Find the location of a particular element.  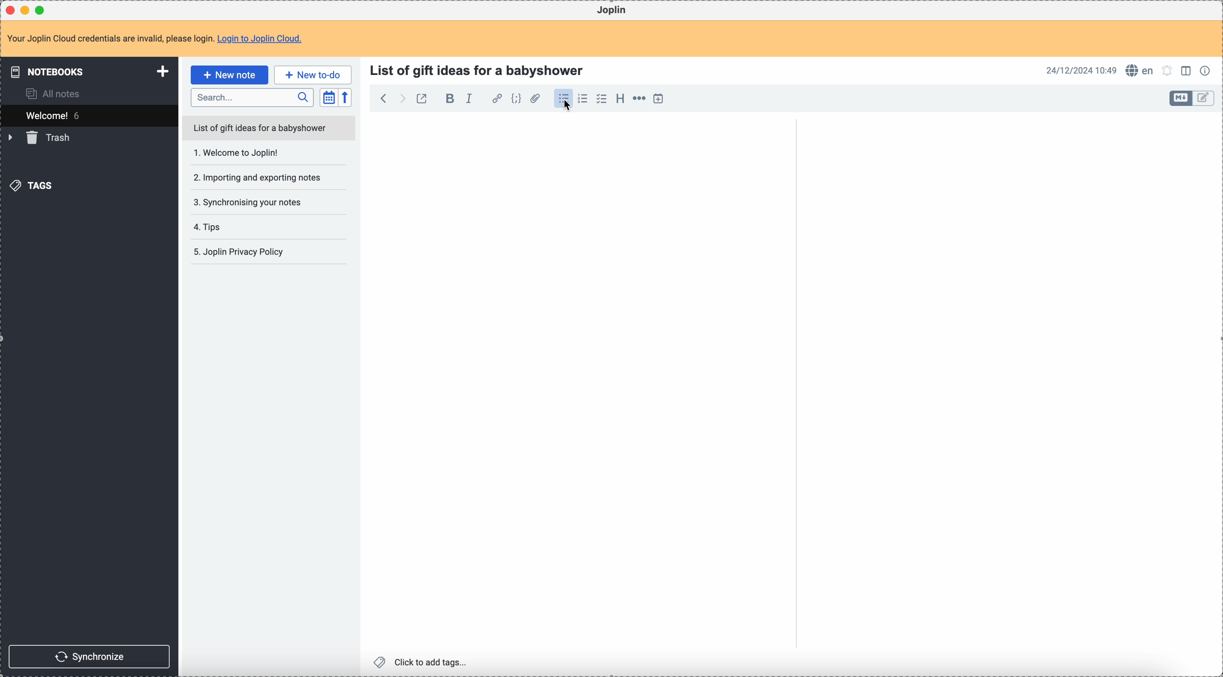

foward is located at coordinates (403, 99).